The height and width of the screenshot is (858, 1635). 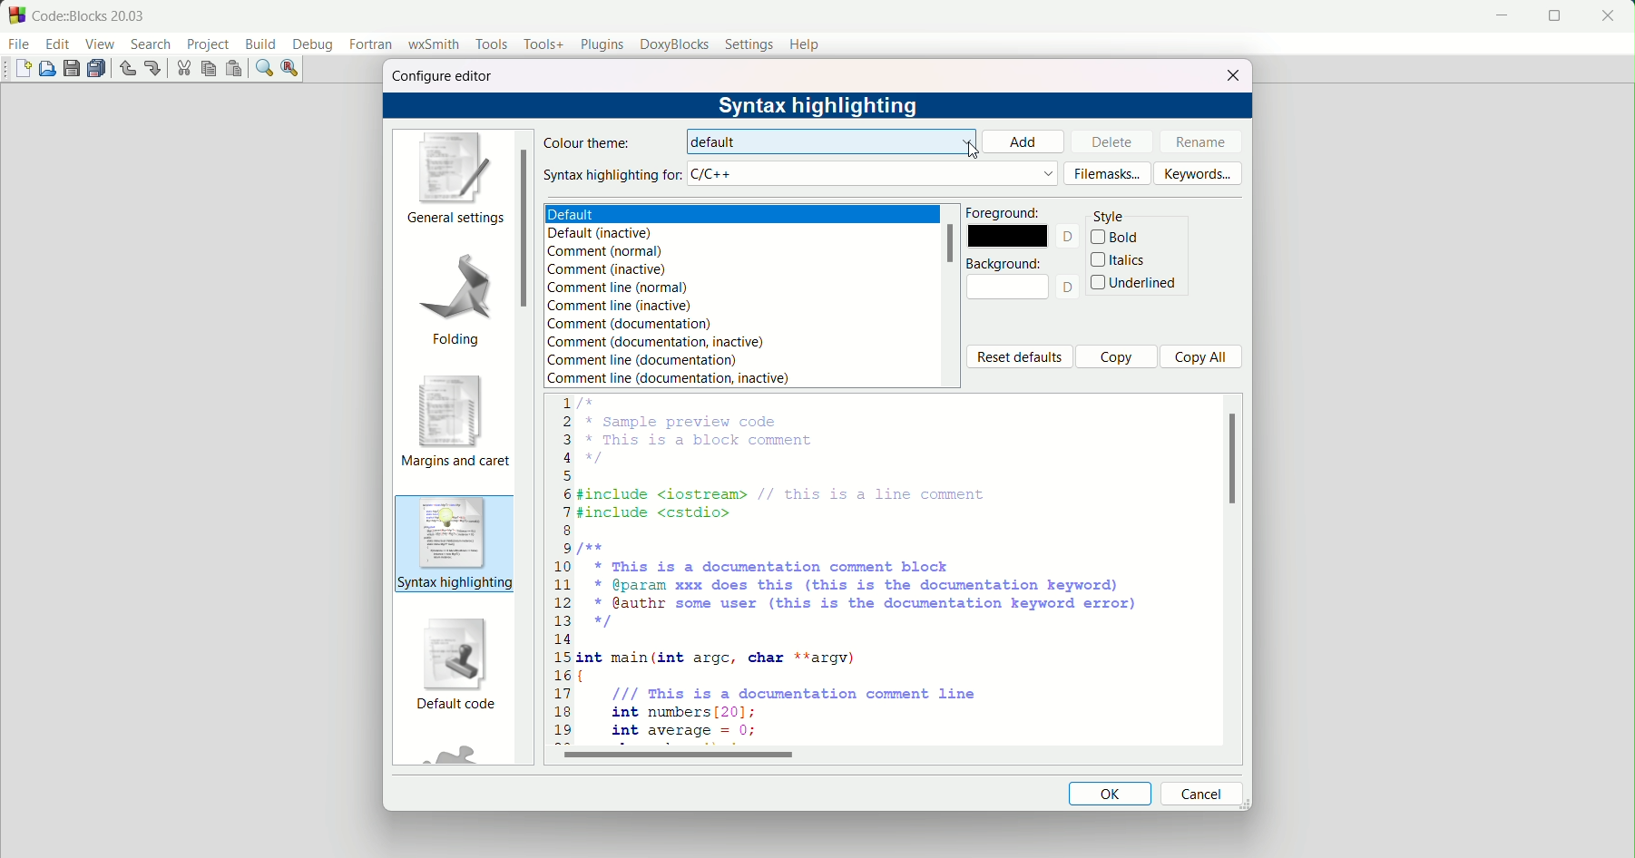 I want to click on wxsmith, so click(x=433, y=46).